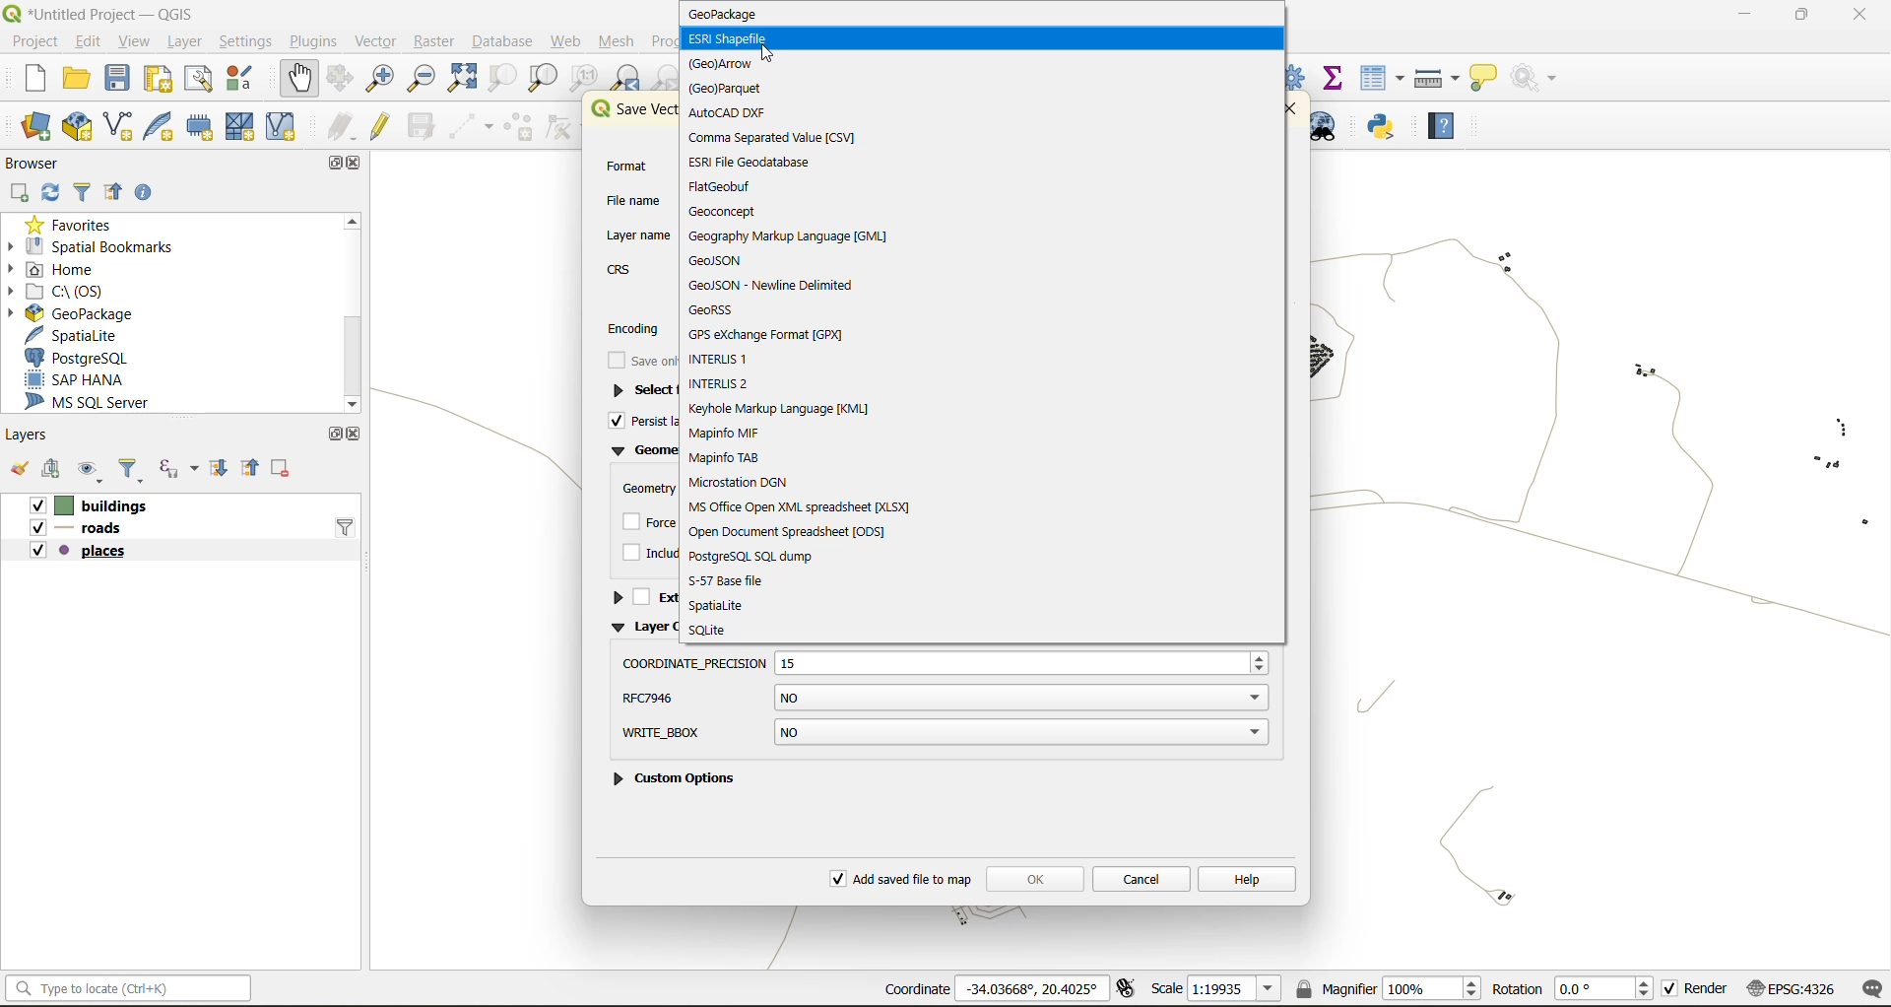 The width and height of the screenshot is (1891, 1007). Describe the element at coordinates (799, 507) in the screenshot. I see `xlsx` at that location.